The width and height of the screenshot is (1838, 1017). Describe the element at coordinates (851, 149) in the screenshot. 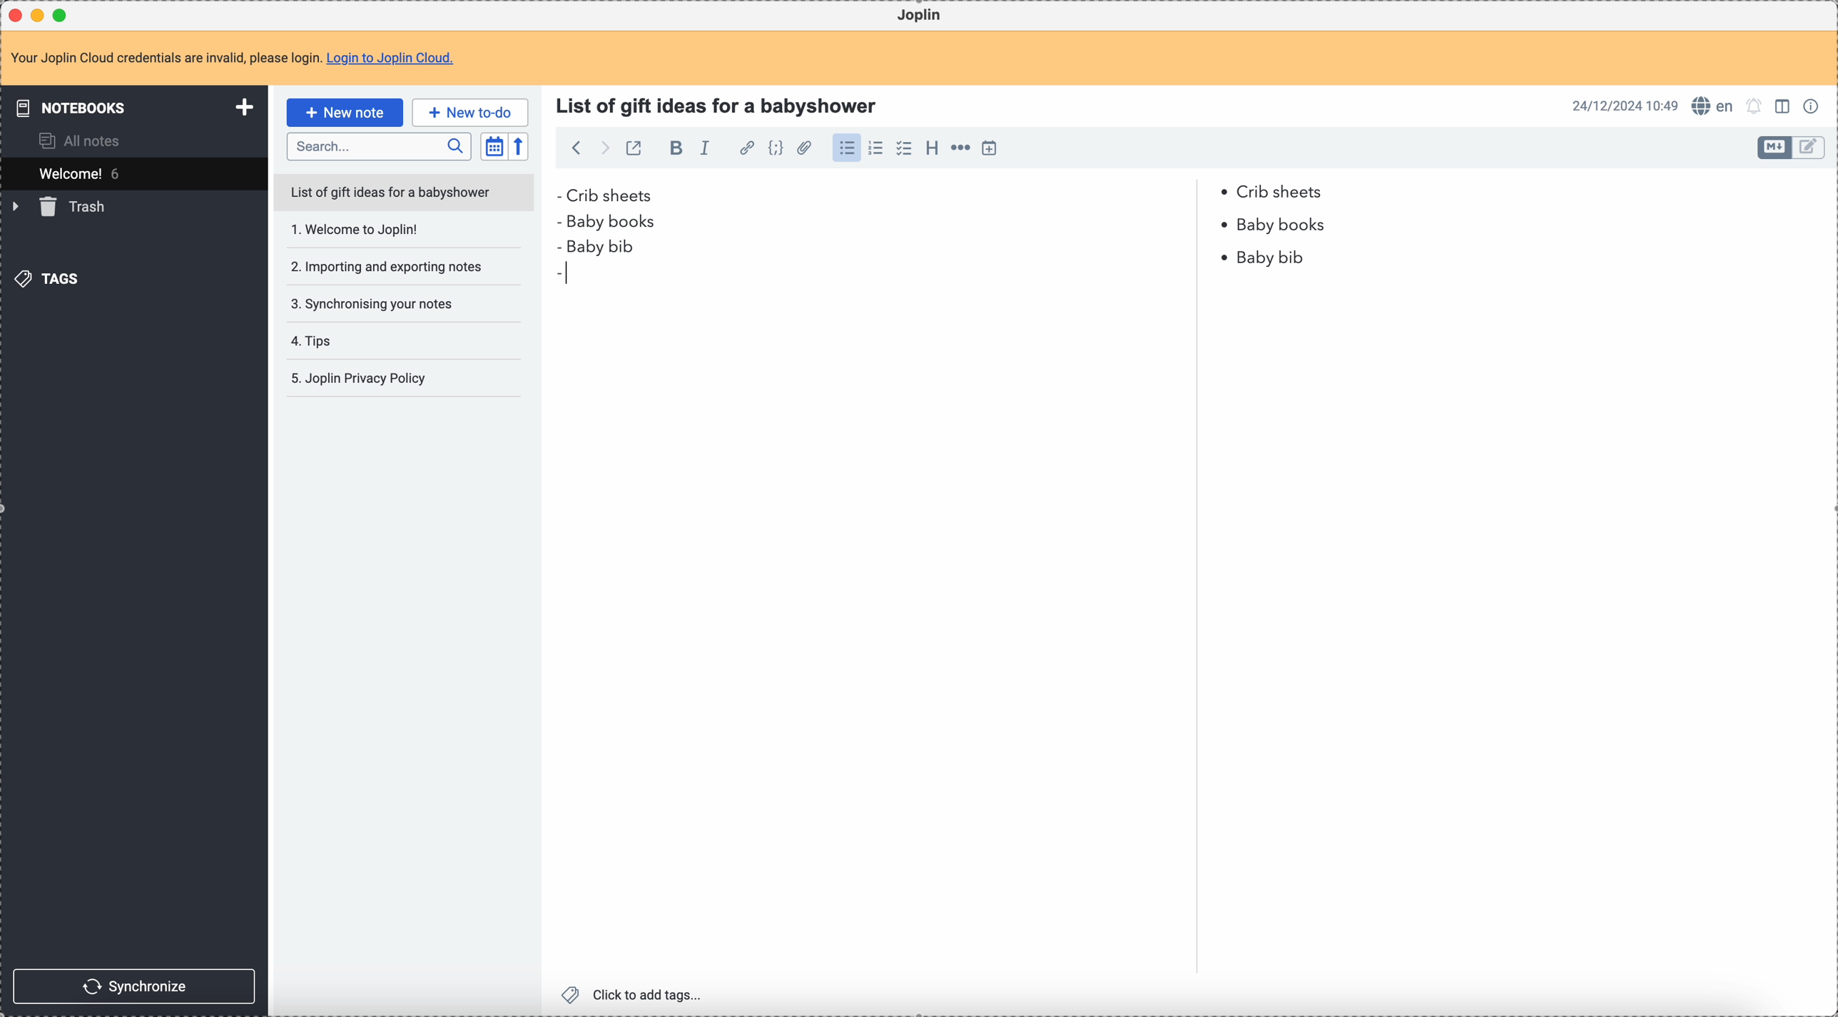

I see `click on bulleted list` at that location.